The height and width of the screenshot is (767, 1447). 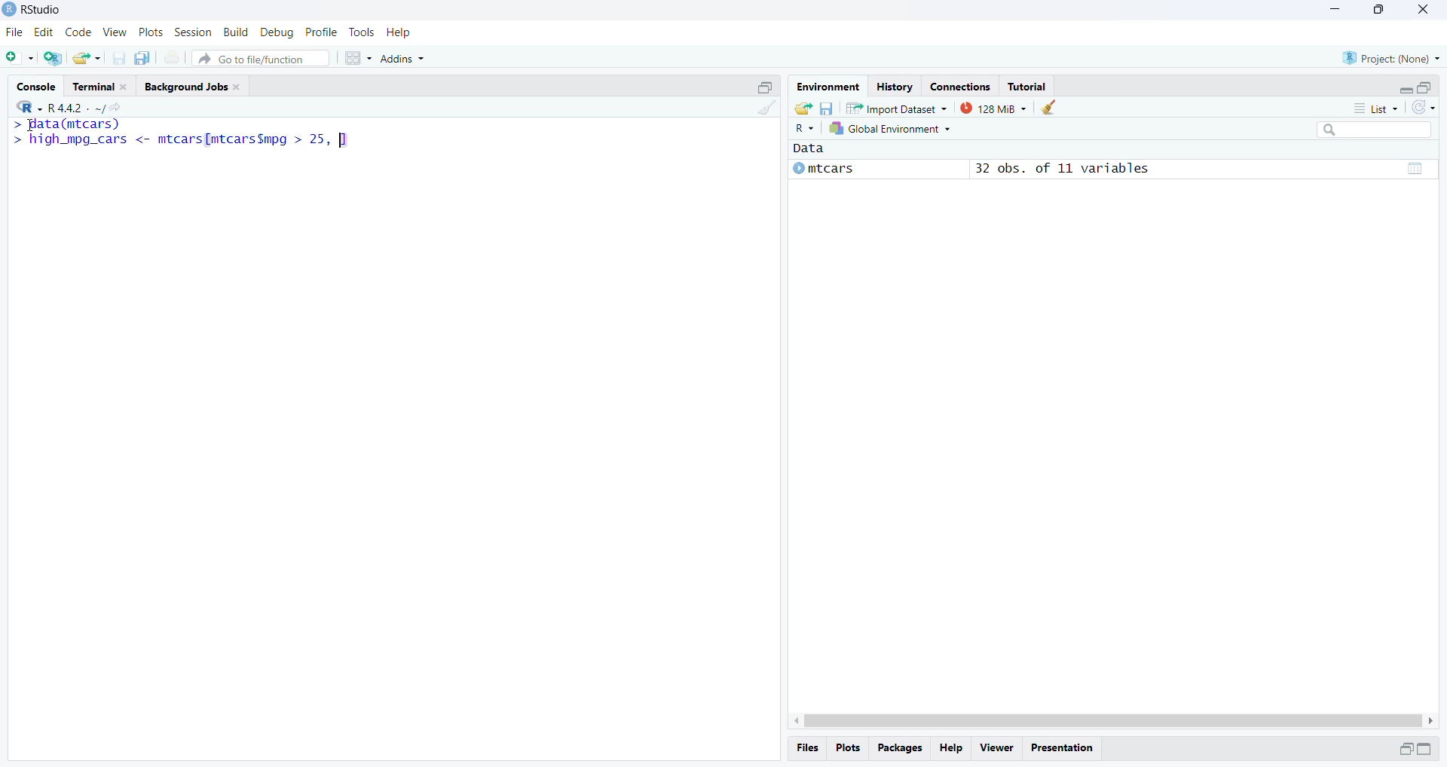 I want to click on new file, so click(x=20, y=58).